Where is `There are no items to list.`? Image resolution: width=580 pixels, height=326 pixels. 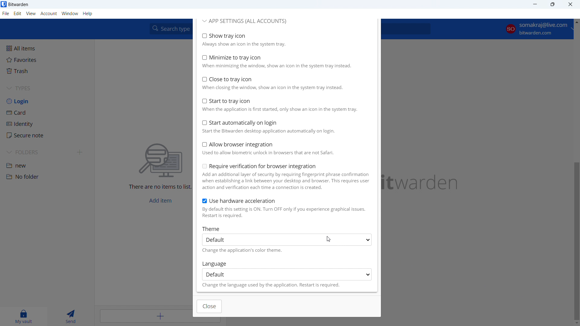
There are no items to list. is located at coordinates (159, 188).